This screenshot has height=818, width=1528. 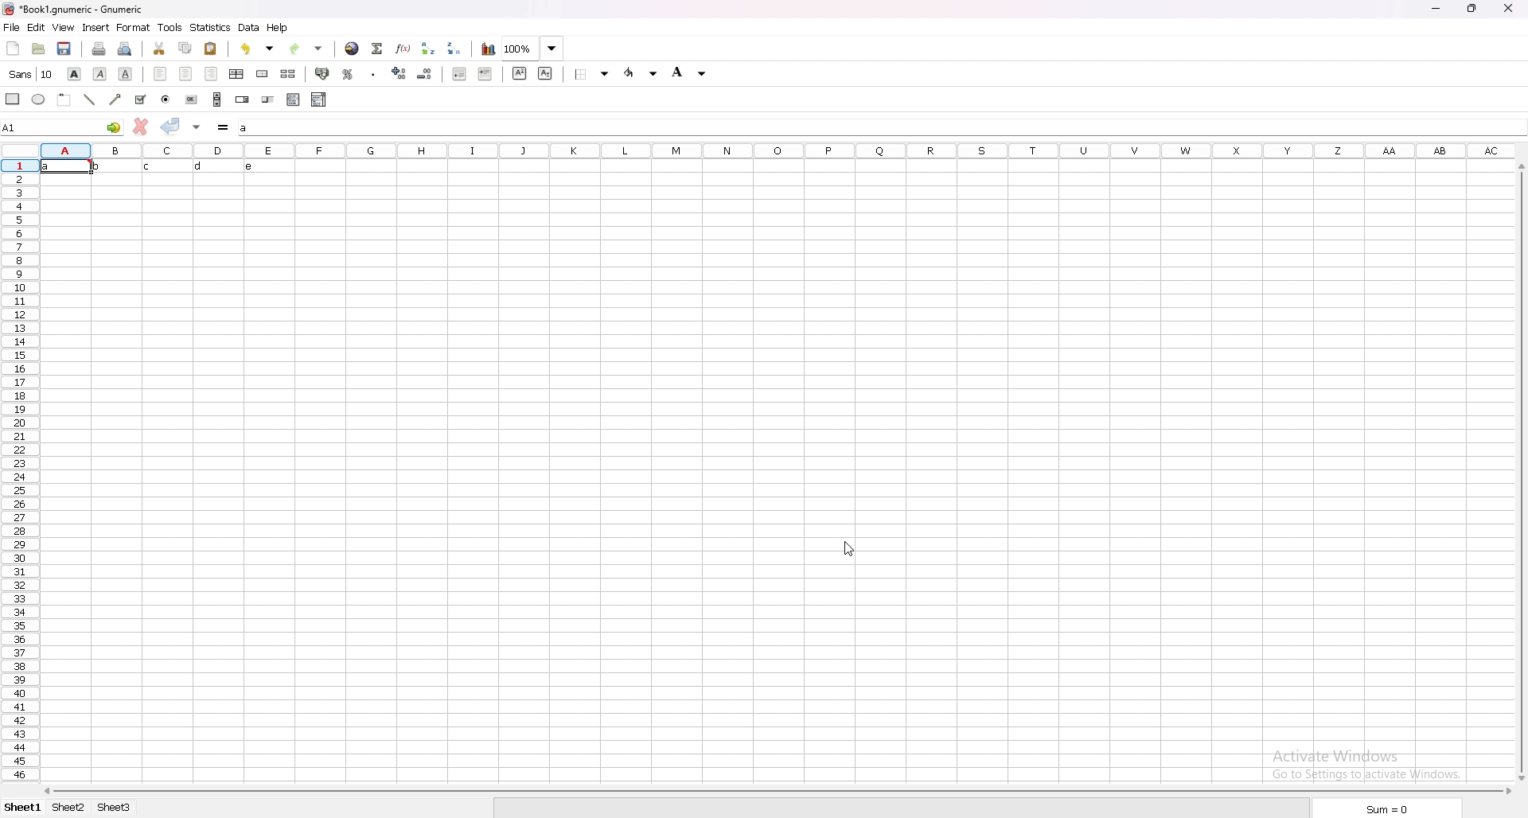 I want to click on close, so click(x=1512, y=9).